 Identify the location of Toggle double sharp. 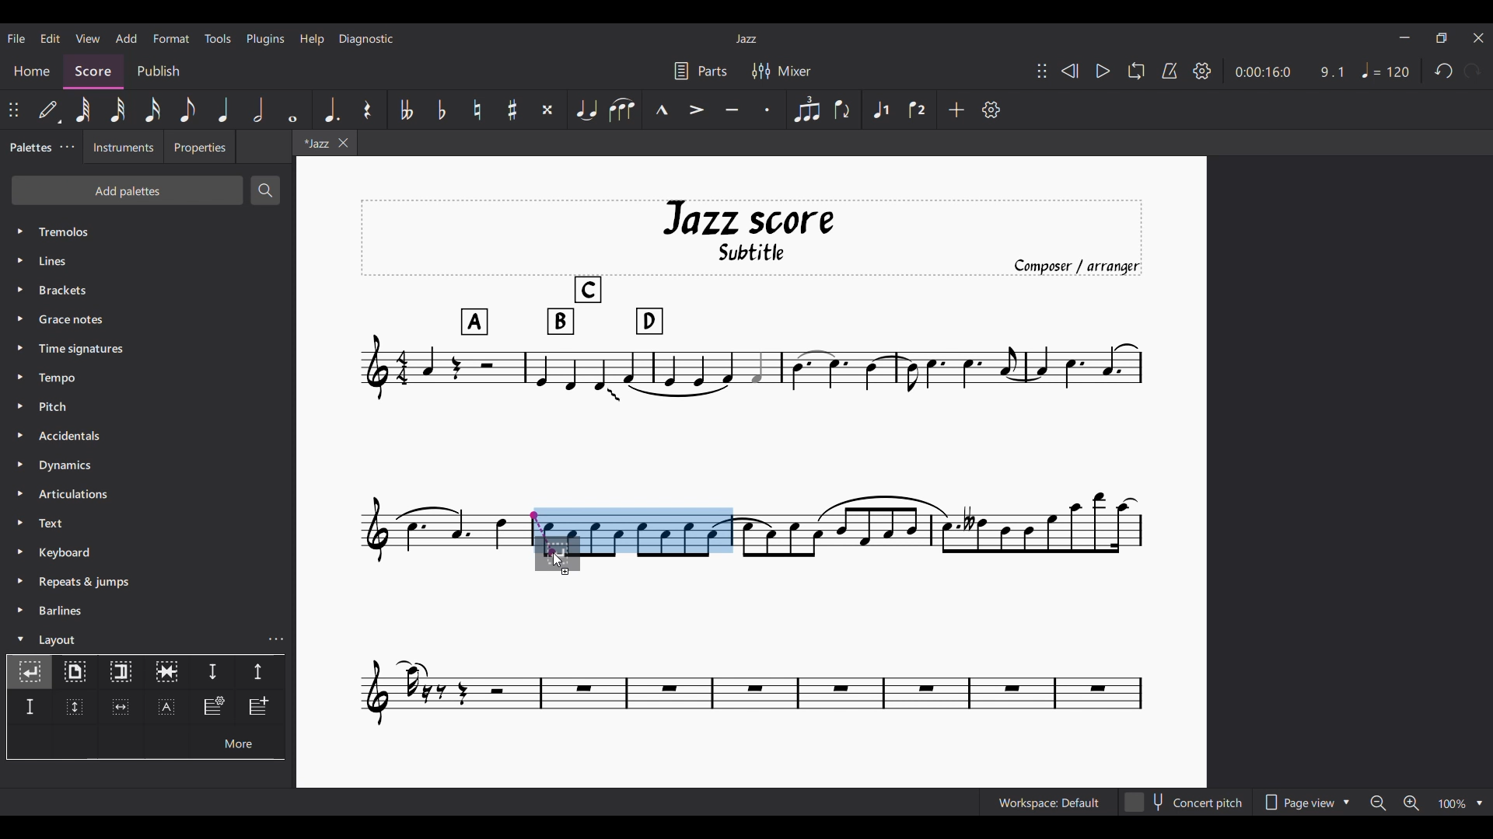
(548, 110).